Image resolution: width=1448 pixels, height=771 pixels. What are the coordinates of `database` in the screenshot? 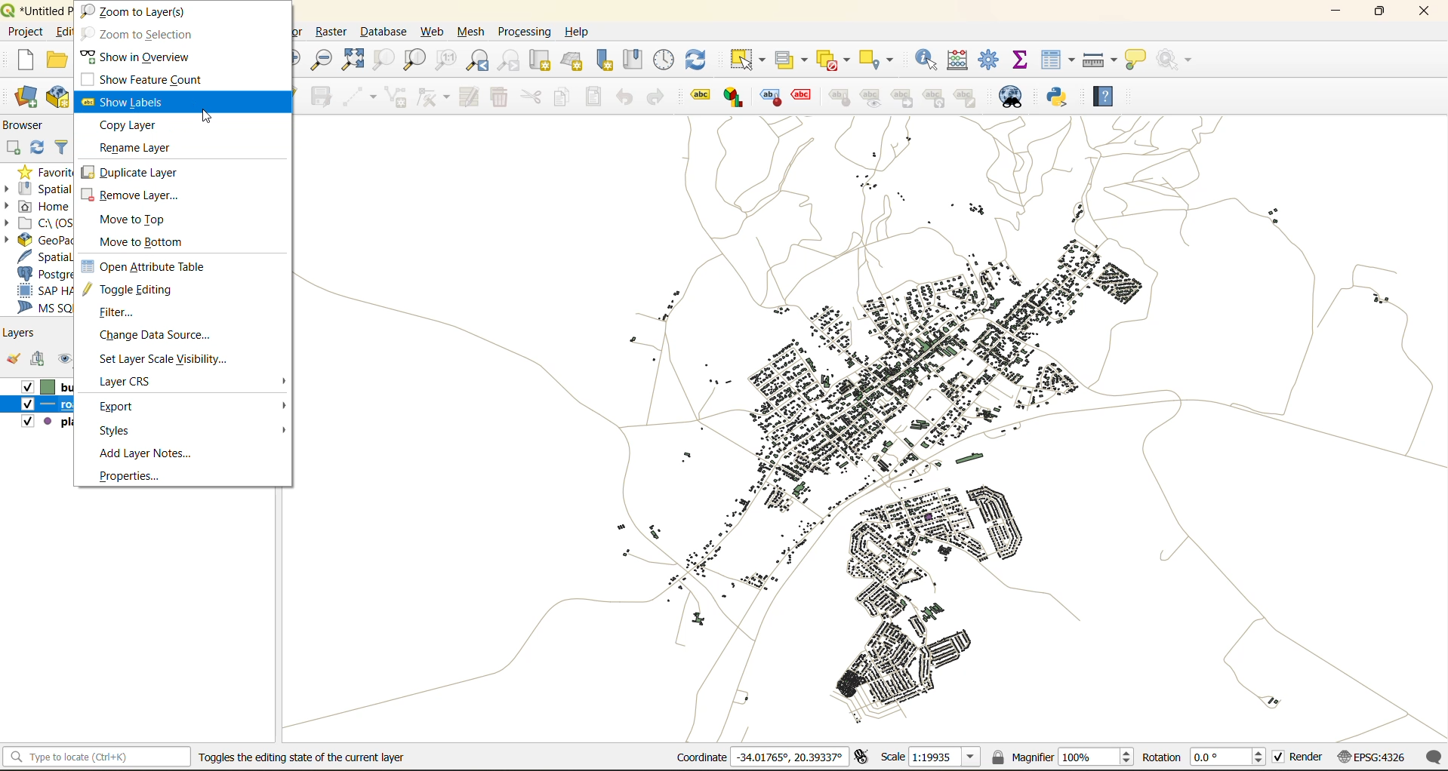 It's located at (383, 32).